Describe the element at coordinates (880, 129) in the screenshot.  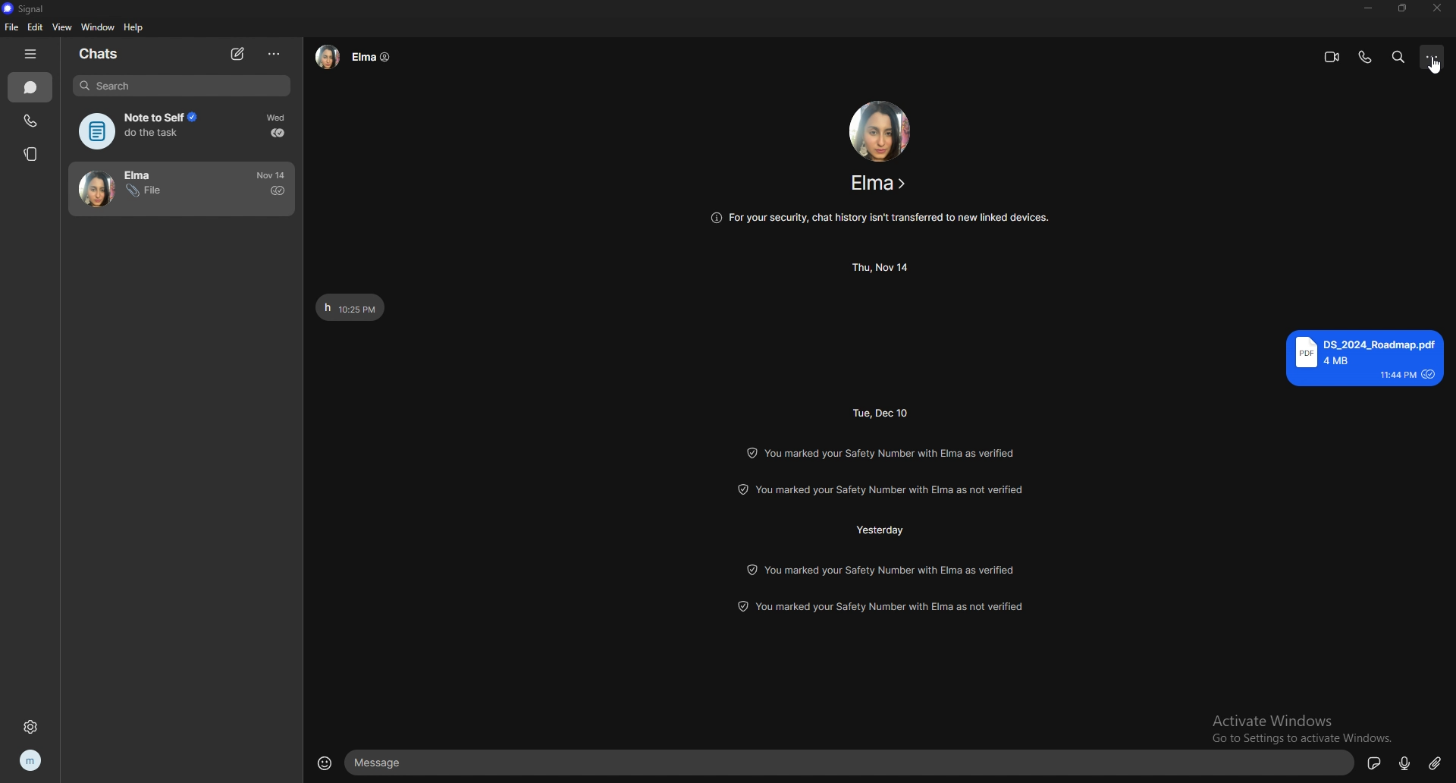
I see `contact photo` at that location.